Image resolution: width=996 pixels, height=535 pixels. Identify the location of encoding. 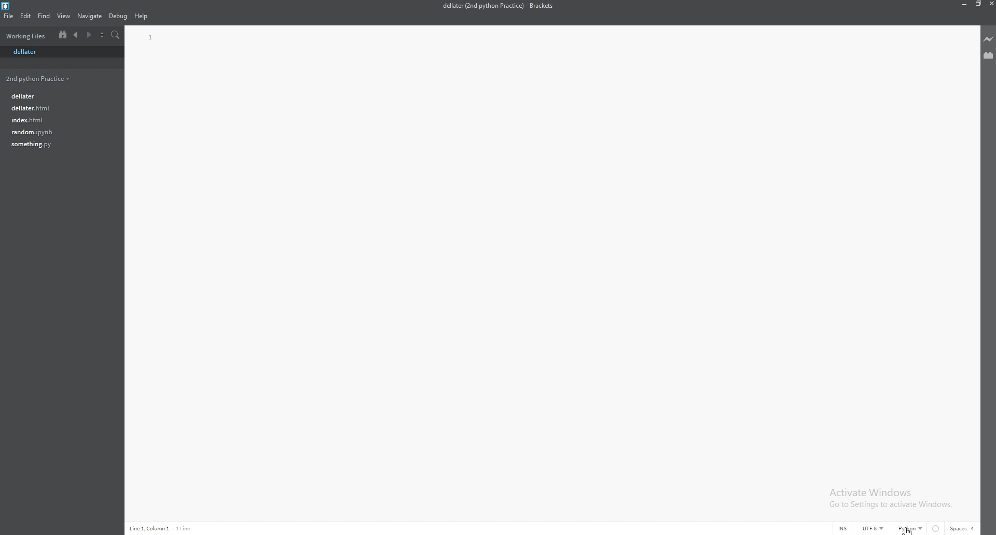
(873, 528).